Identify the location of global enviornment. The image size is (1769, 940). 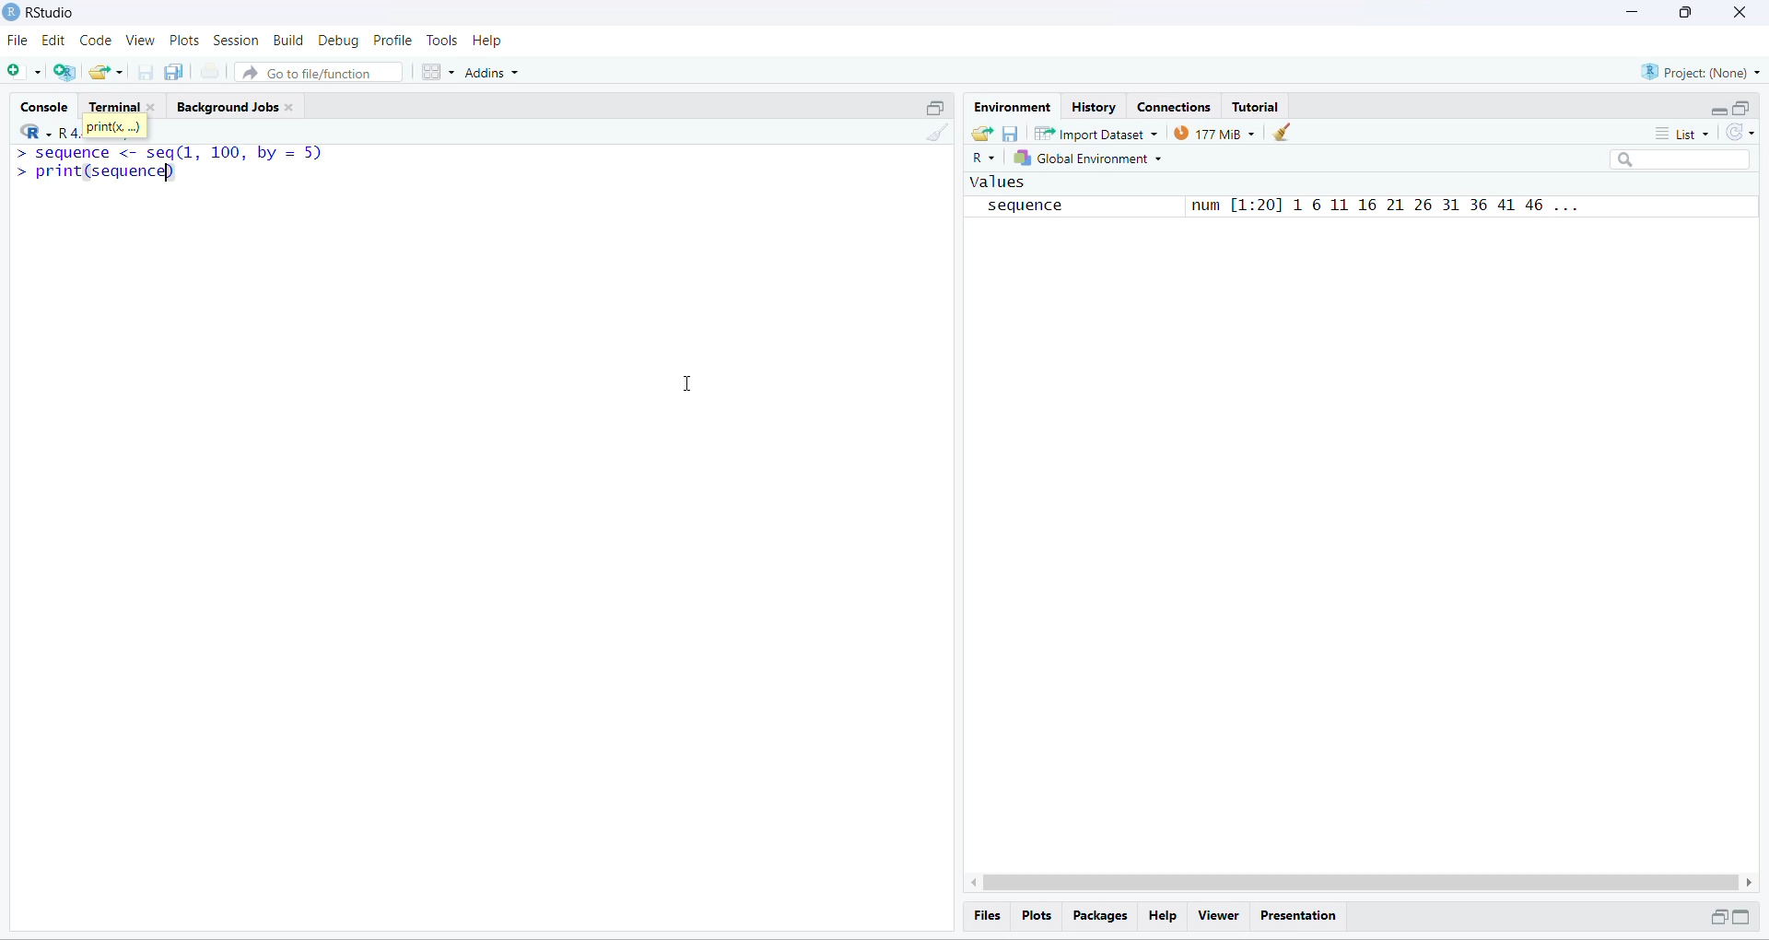
(1092, 158).